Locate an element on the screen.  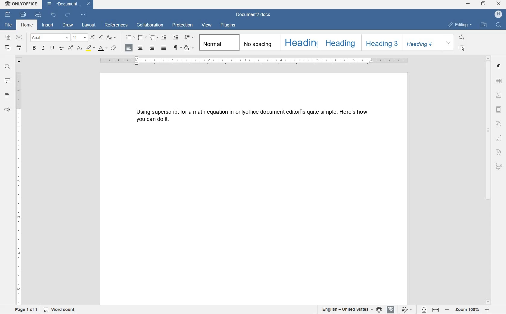
close is located at coordinates (498, 4).